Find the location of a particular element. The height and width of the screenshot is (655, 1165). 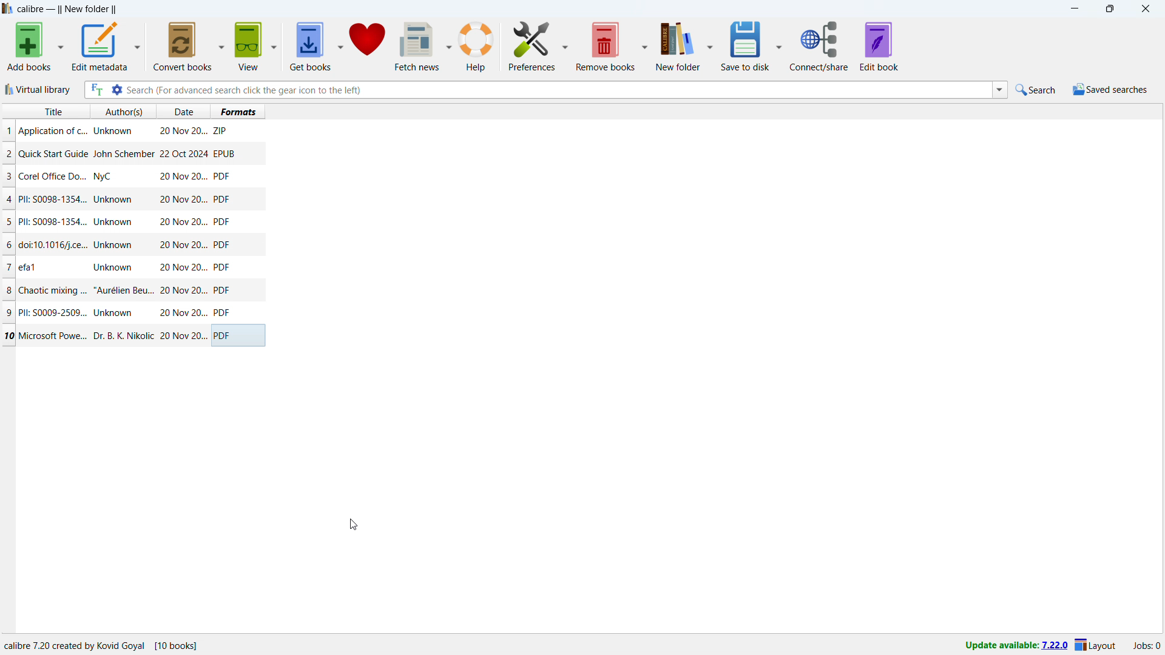

convert books options is located at coordinates (222, 47).